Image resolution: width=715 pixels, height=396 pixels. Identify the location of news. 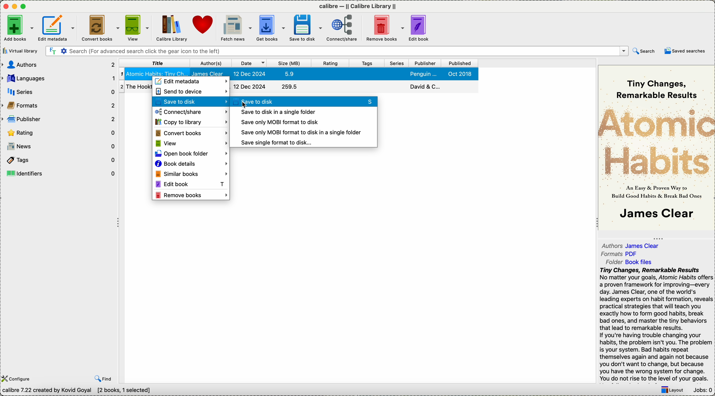
(62, 146).